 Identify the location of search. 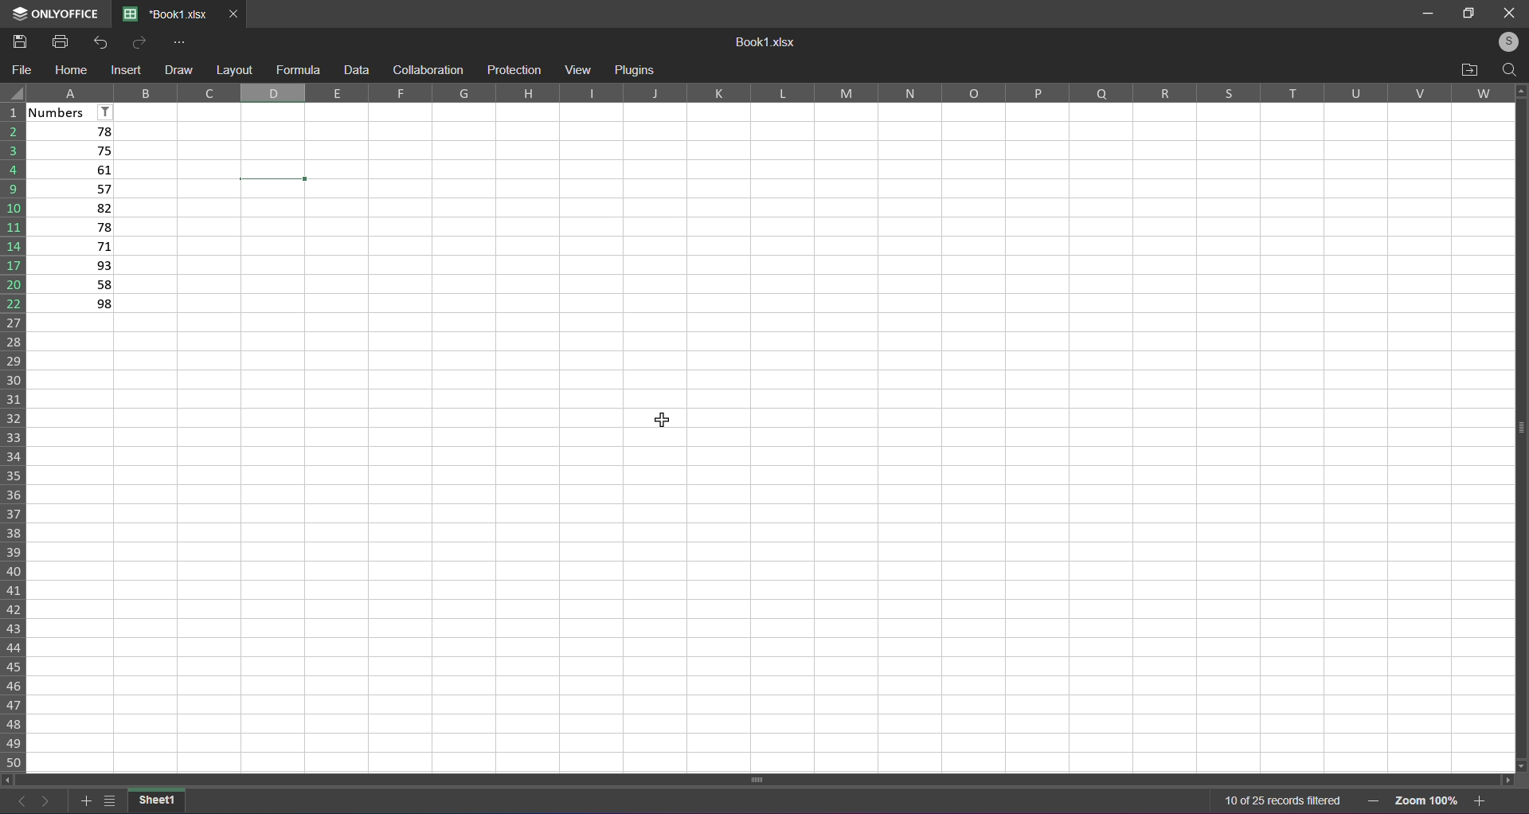
(1508, 70).